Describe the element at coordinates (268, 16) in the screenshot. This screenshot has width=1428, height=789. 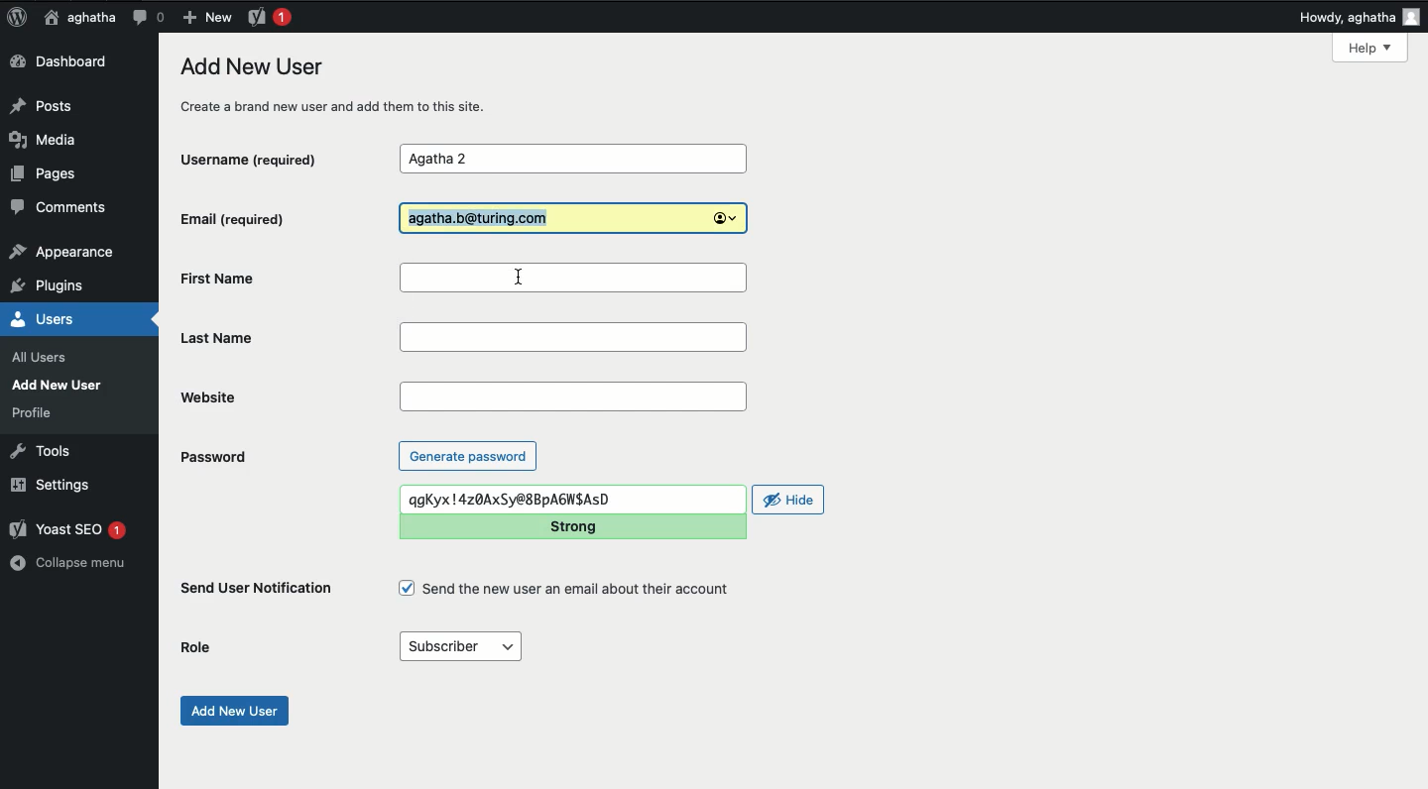
I see `Yoast` at that location.